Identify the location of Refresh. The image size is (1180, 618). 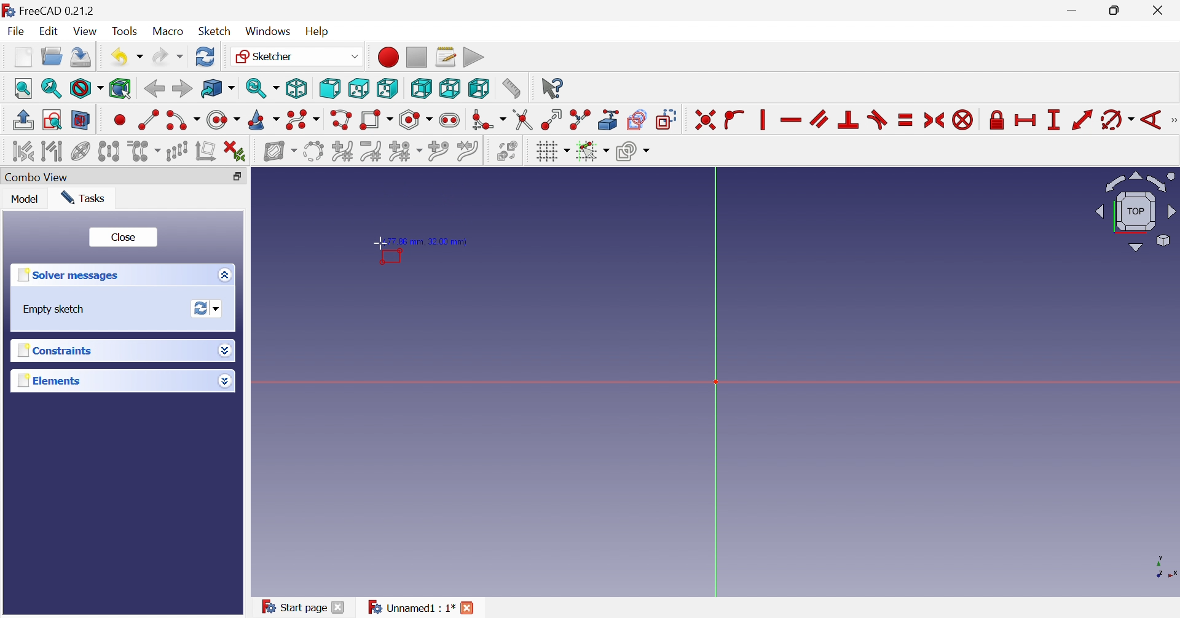
(205, 57).